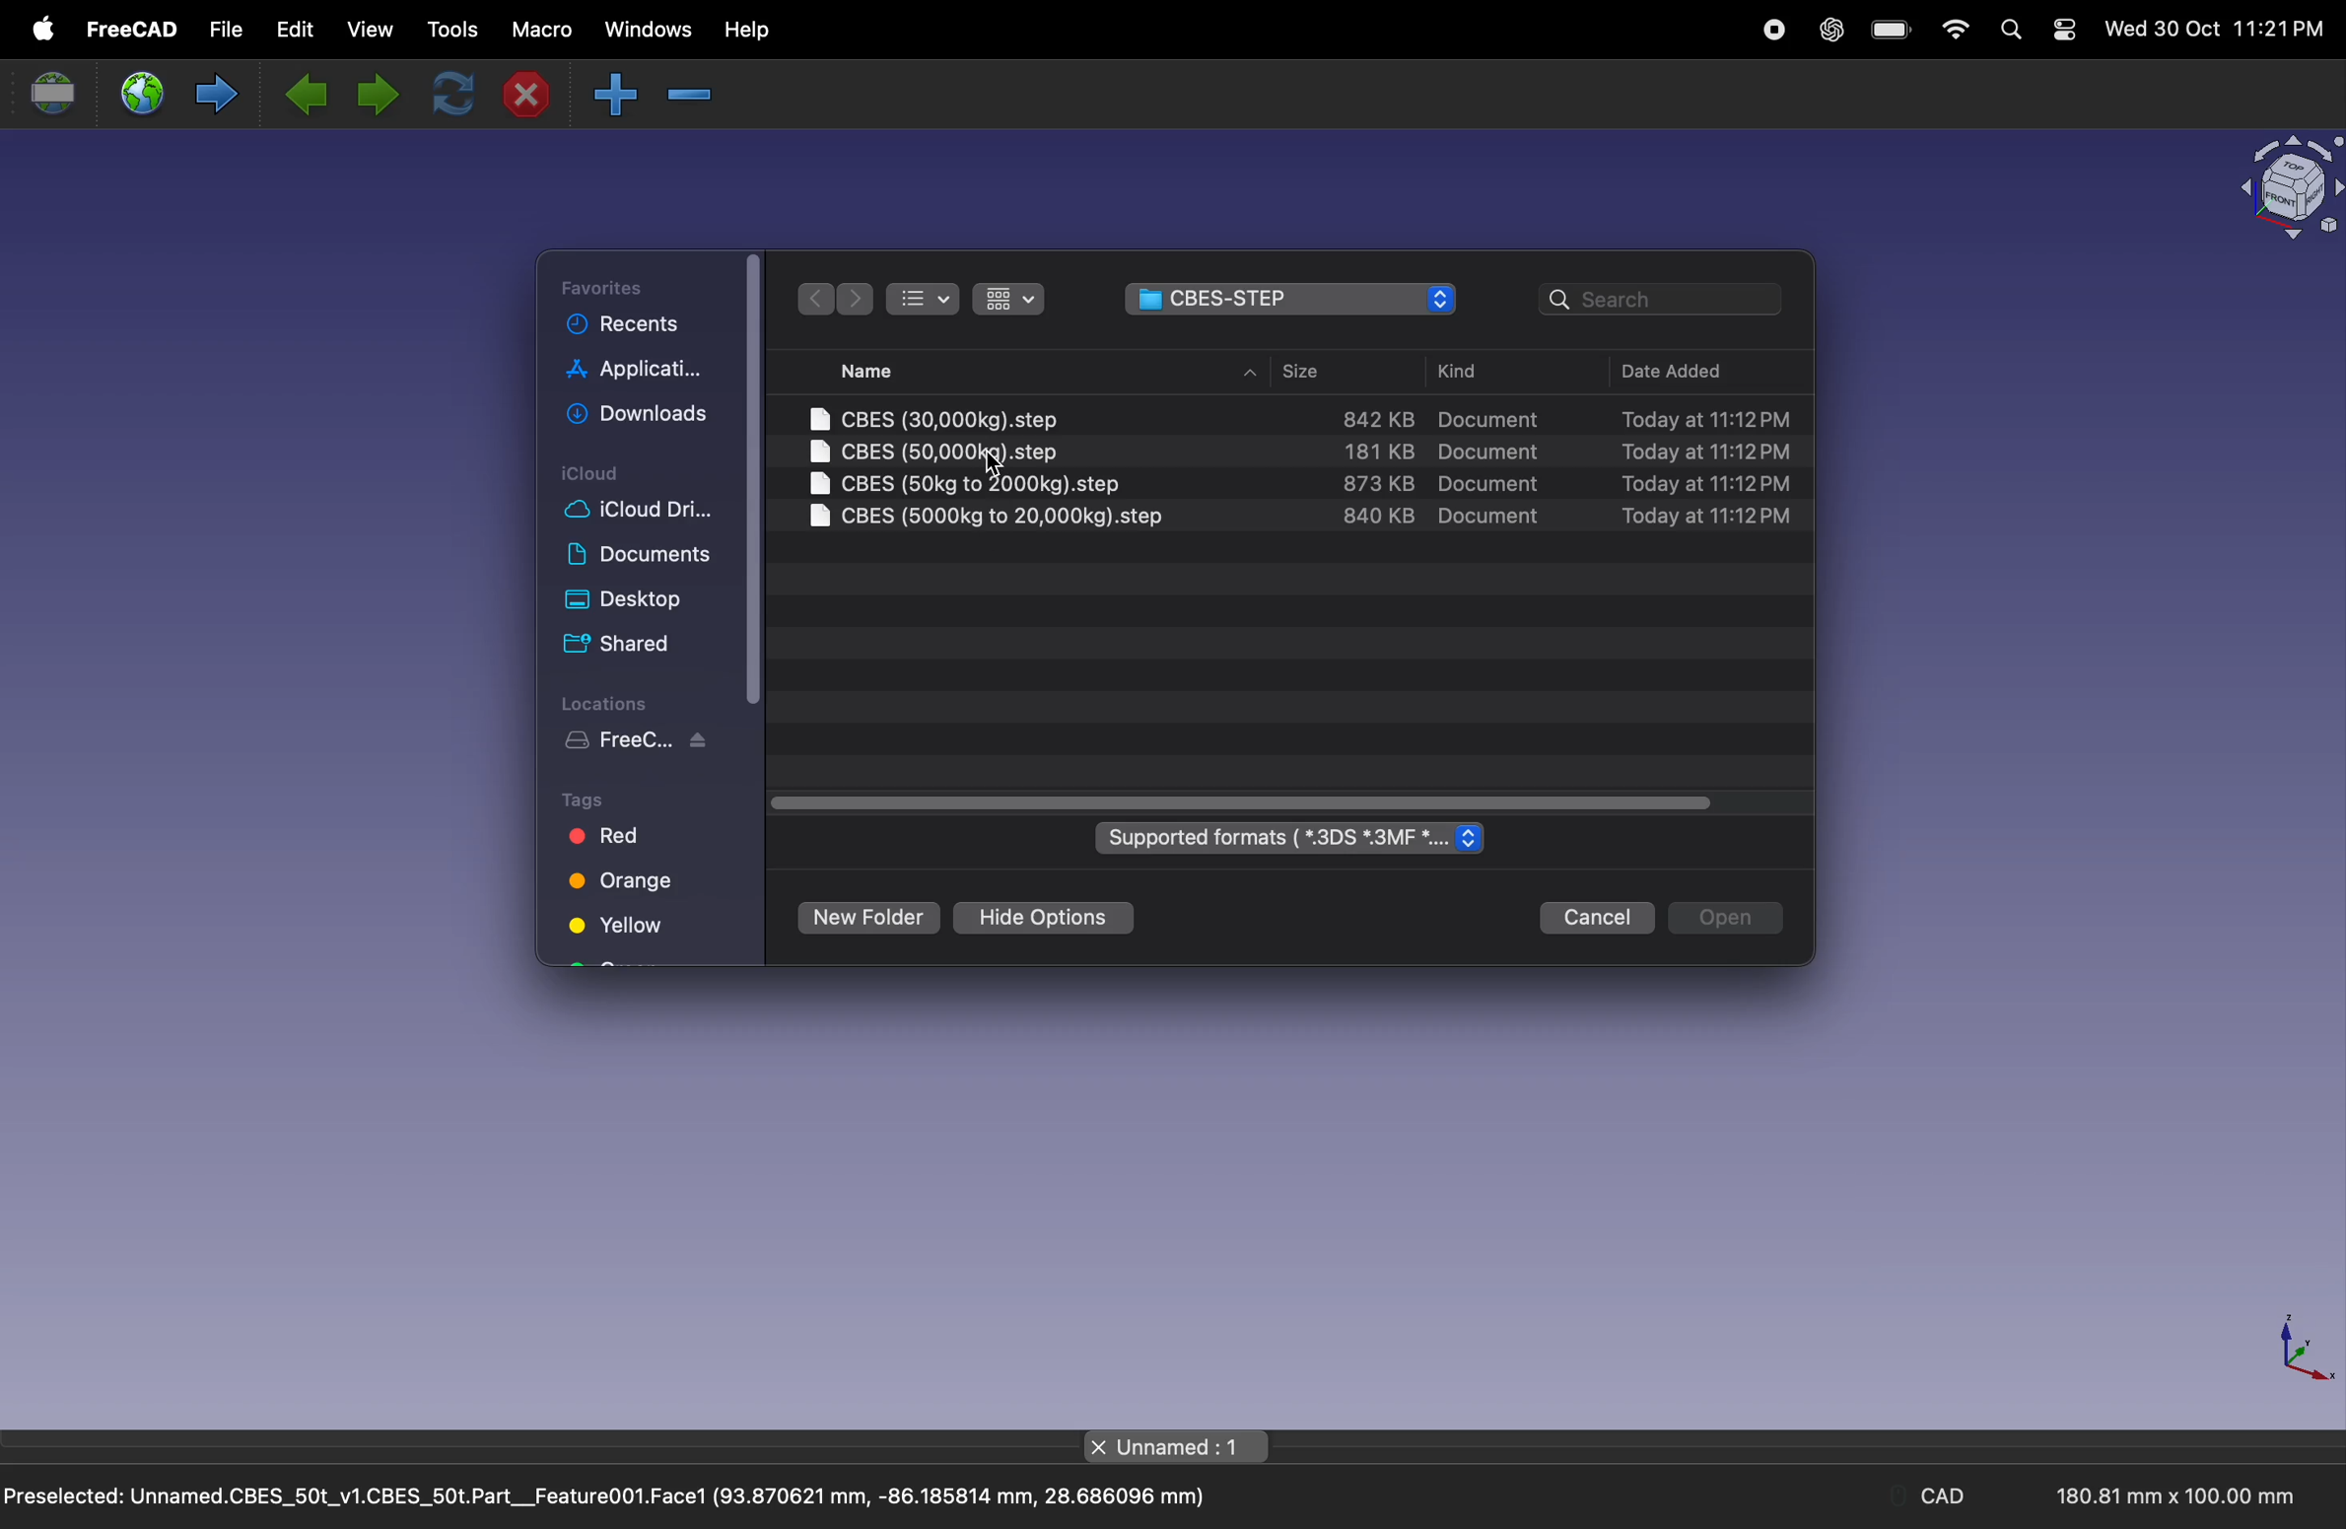 The height and width of the screenshot is (1529, 2346). I want to click on battery, so click(1889, 32).